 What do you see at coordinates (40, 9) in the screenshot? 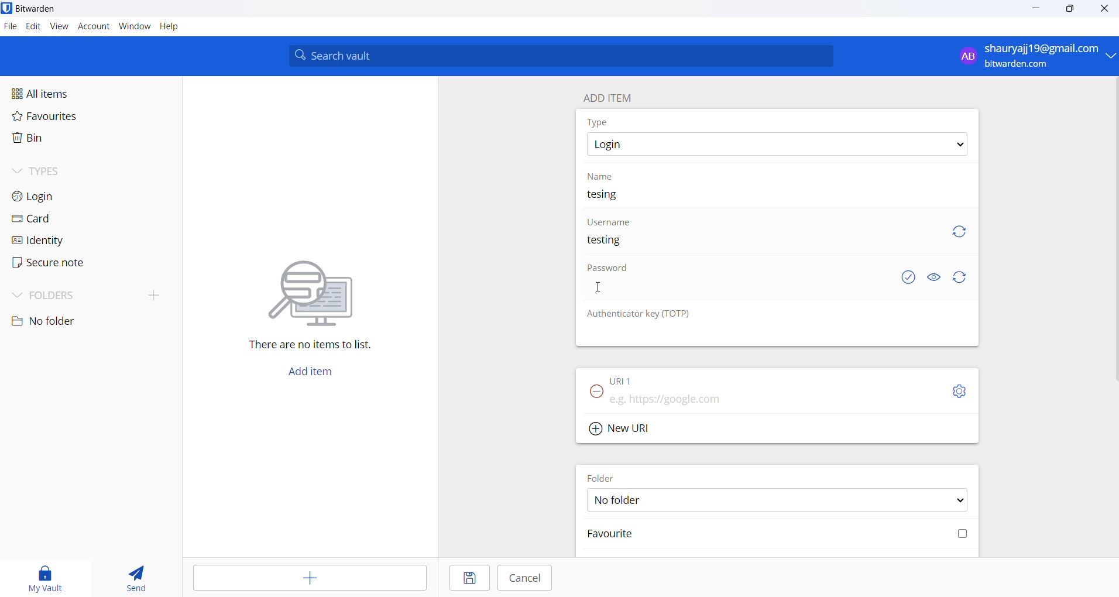
I see `Bitwarden` at bounding box center [40, 9].